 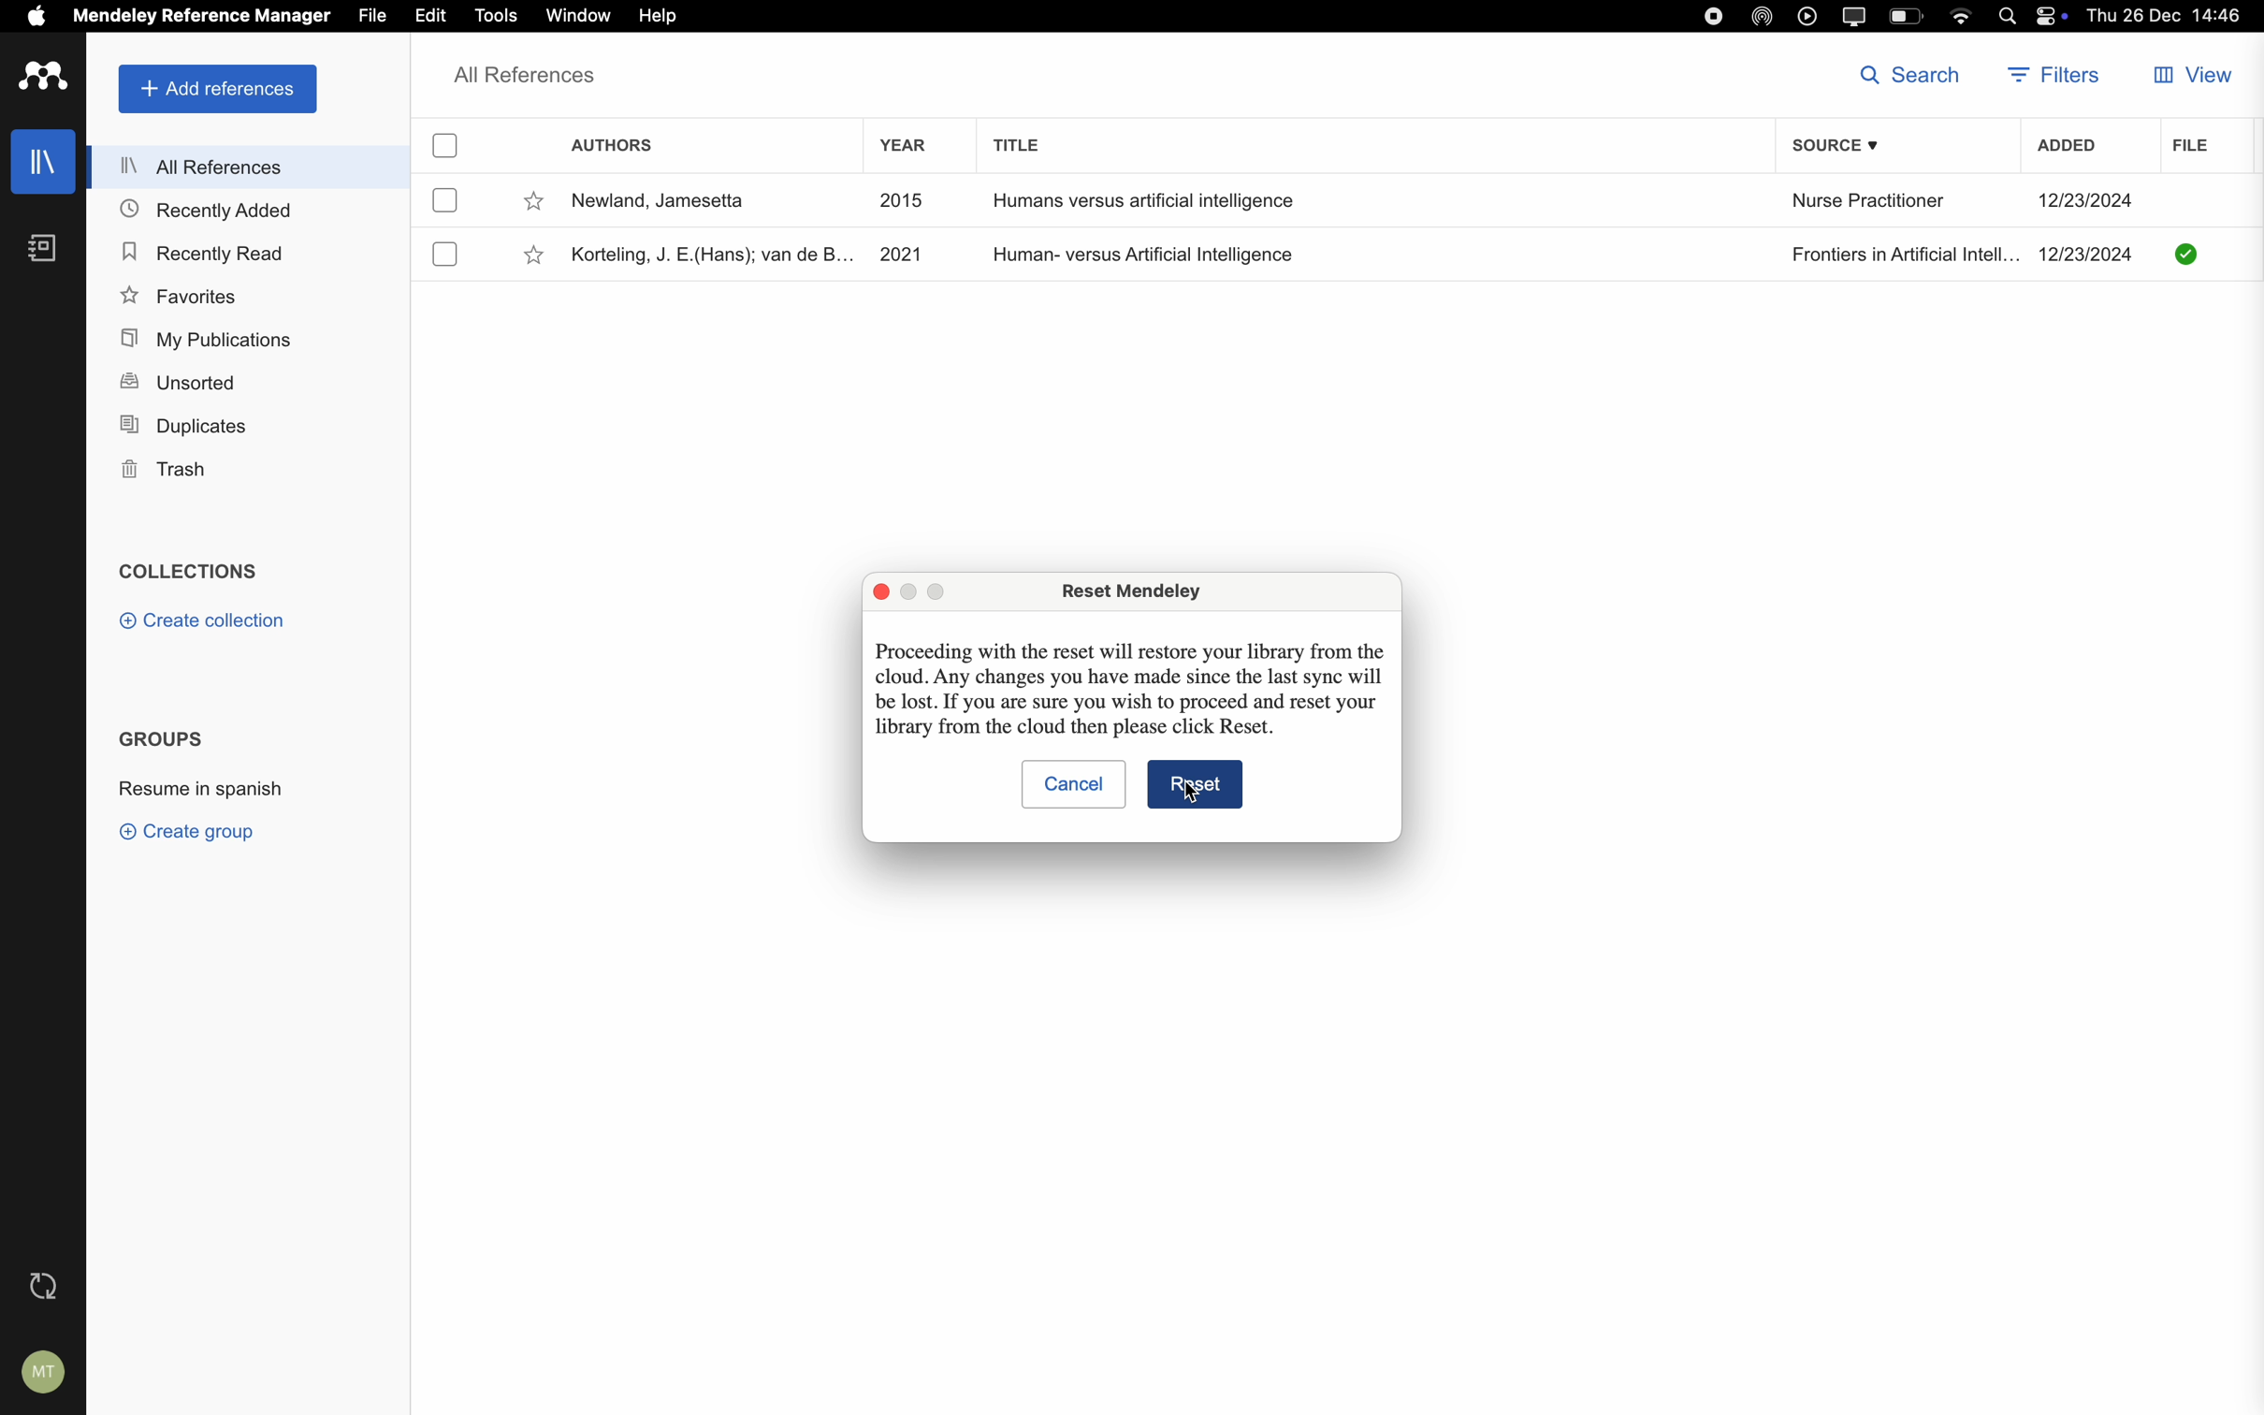 What do you see at coordinates (535, 261) in the screenshot?
I see `favorite` at bounding box center [535, 261].